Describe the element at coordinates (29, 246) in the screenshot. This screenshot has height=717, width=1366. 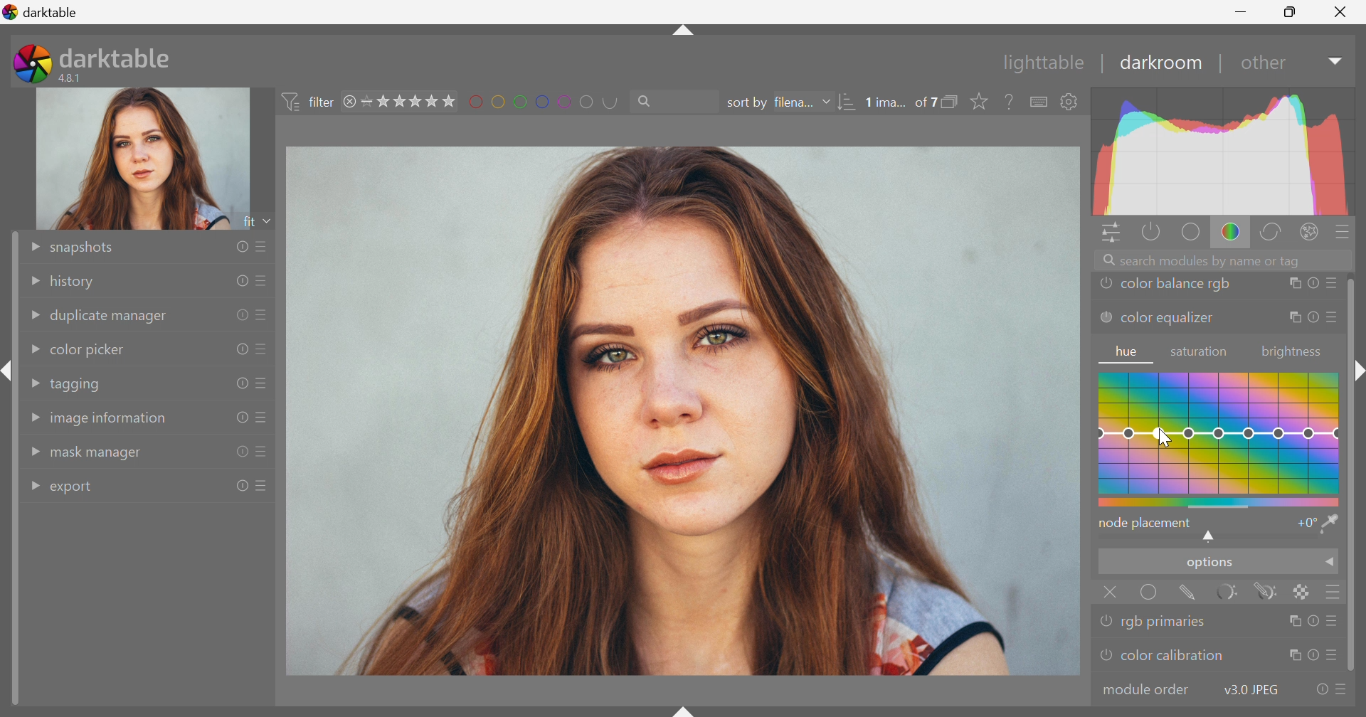
I see `Drop Down` at that location.